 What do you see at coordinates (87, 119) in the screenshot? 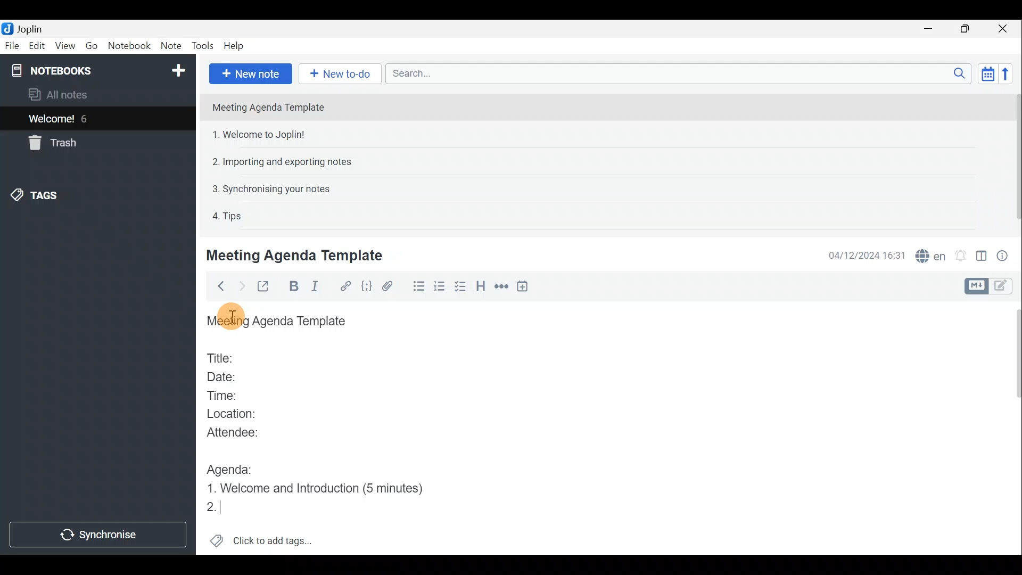
I see `6` at bounding box center [87, 119].